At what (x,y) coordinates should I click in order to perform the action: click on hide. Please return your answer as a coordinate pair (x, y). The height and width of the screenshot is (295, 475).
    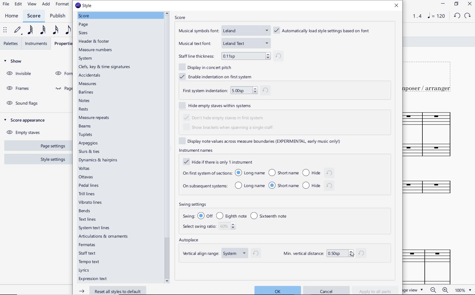
    Looking at the image, I should click on (319, 185).